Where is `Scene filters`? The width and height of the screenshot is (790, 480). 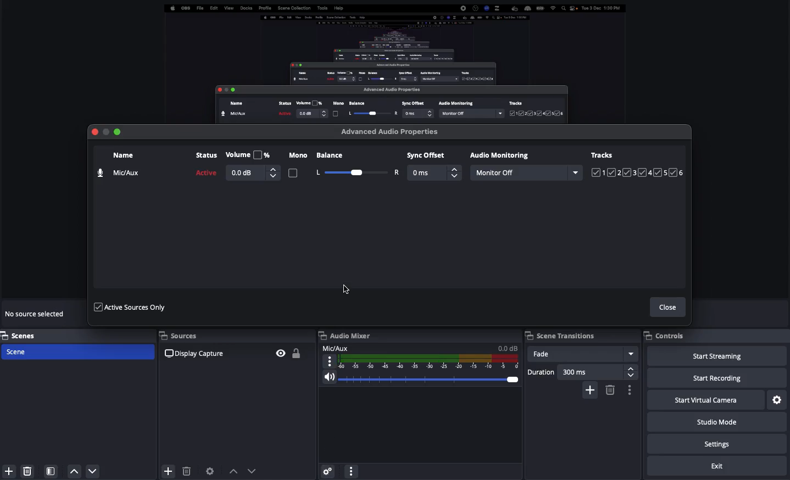
Scene filters is located at coordinates (51, 470).